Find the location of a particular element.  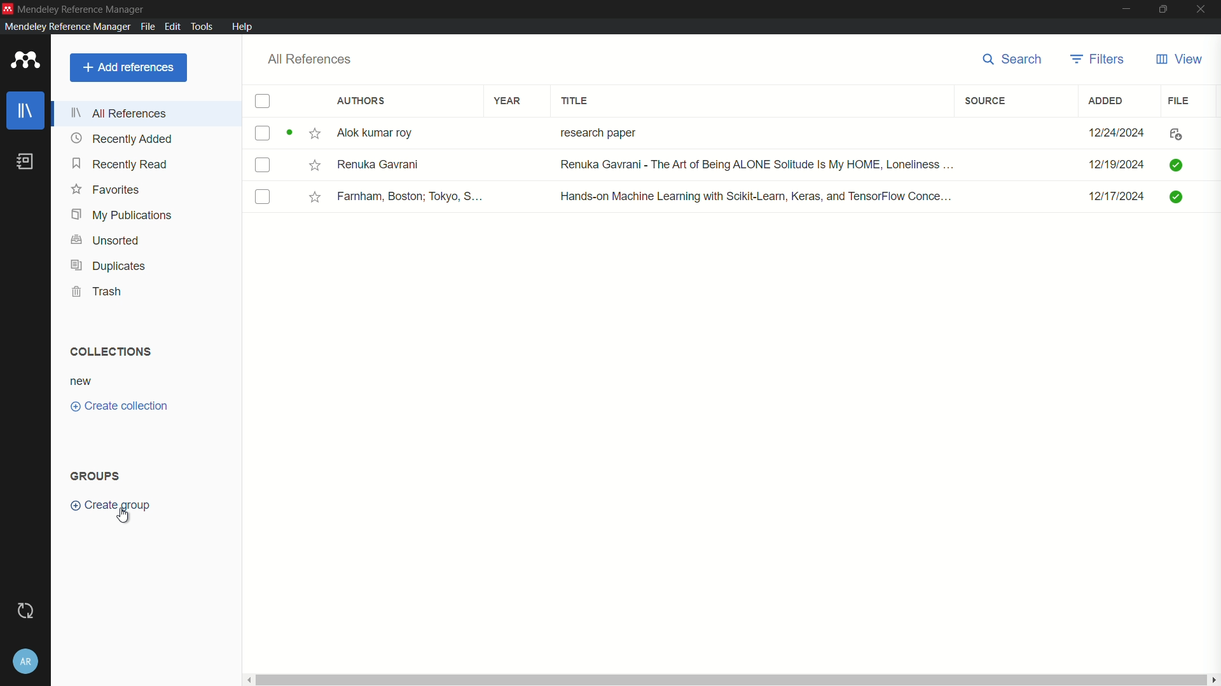

Renuka gavrani - The Artn of... is located at coordinates (752, 166).